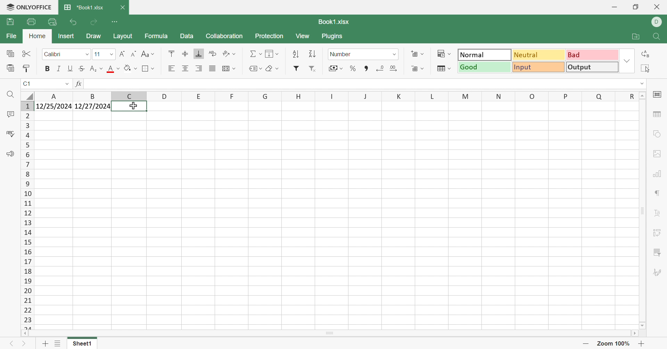 This screenshot has height=349, width=667. What do you see at coordinates (11, 53) in the screenshot?
I see `Copy` at bounding box center [11, 53].